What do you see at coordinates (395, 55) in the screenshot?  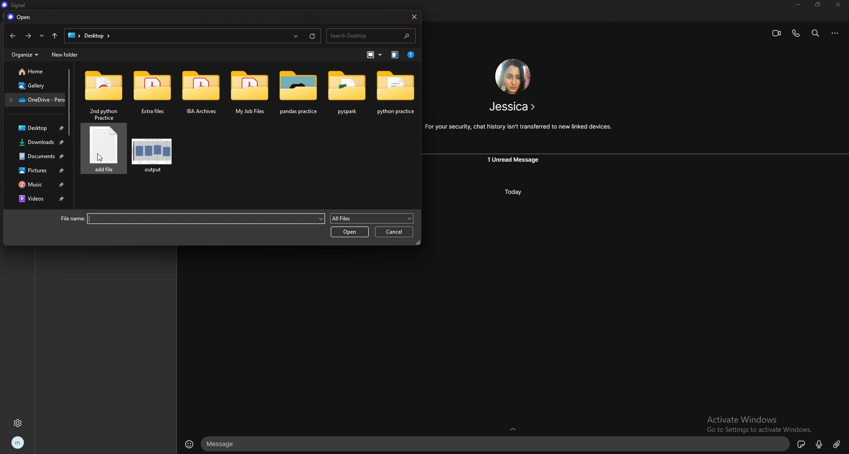 I see `change view` at bounding box center [395, 55].